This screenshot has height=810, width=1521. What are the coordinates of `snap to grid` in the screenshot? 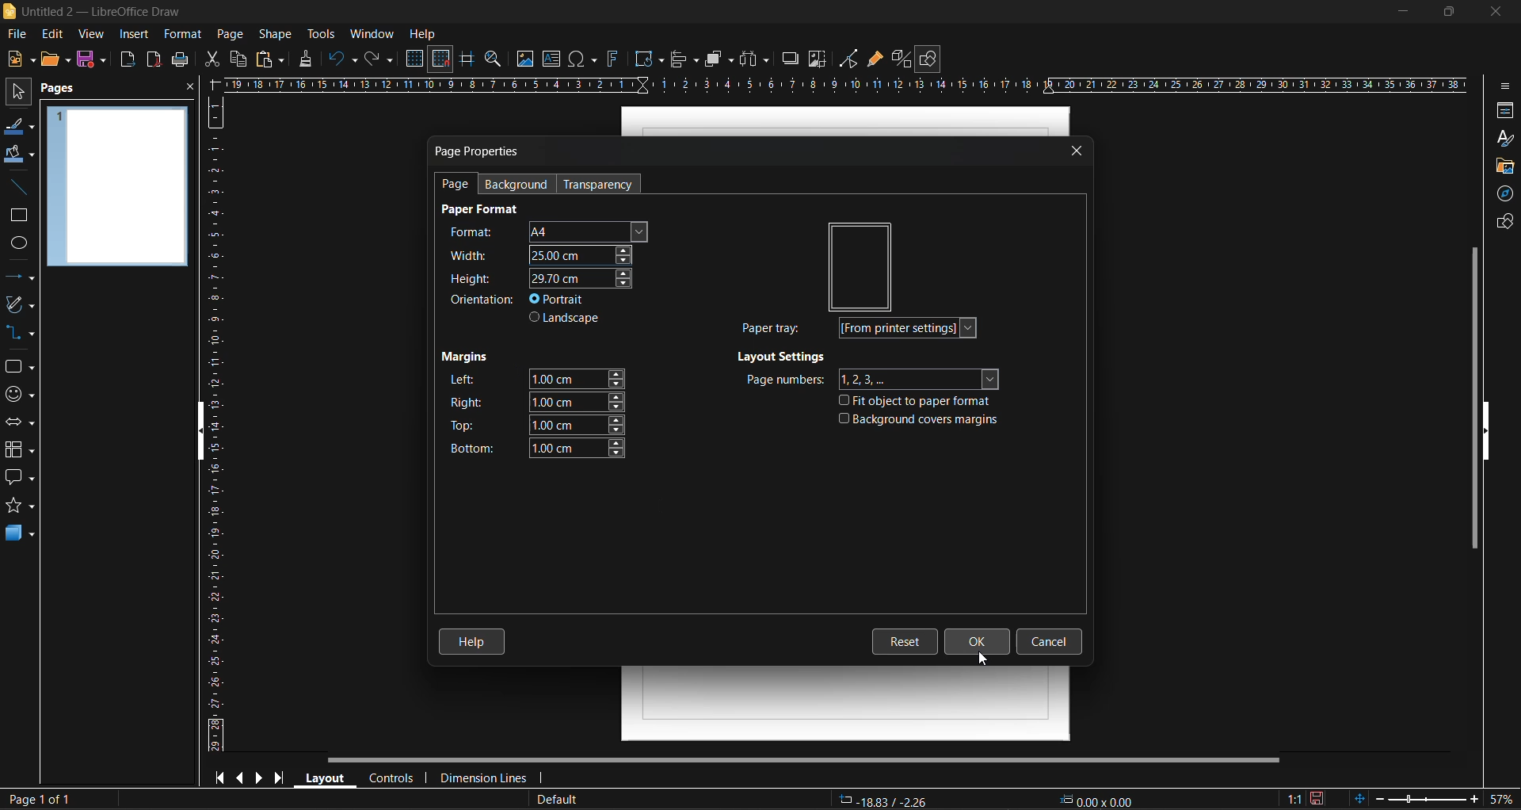 It's located at (440, 59).